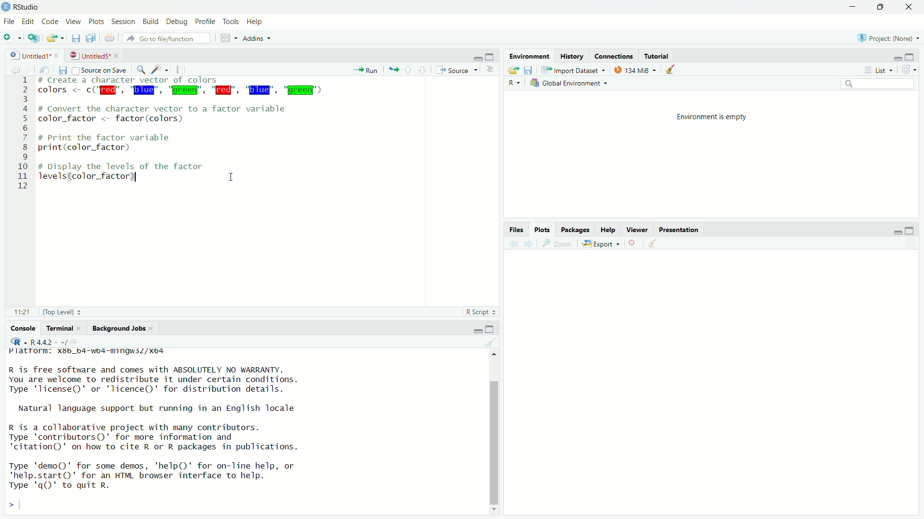 This screenshot has height=519, width=924. What do you see at coordinates (496, 512) in the screenshot?
I see `move down` at bounding box center [496, 512].